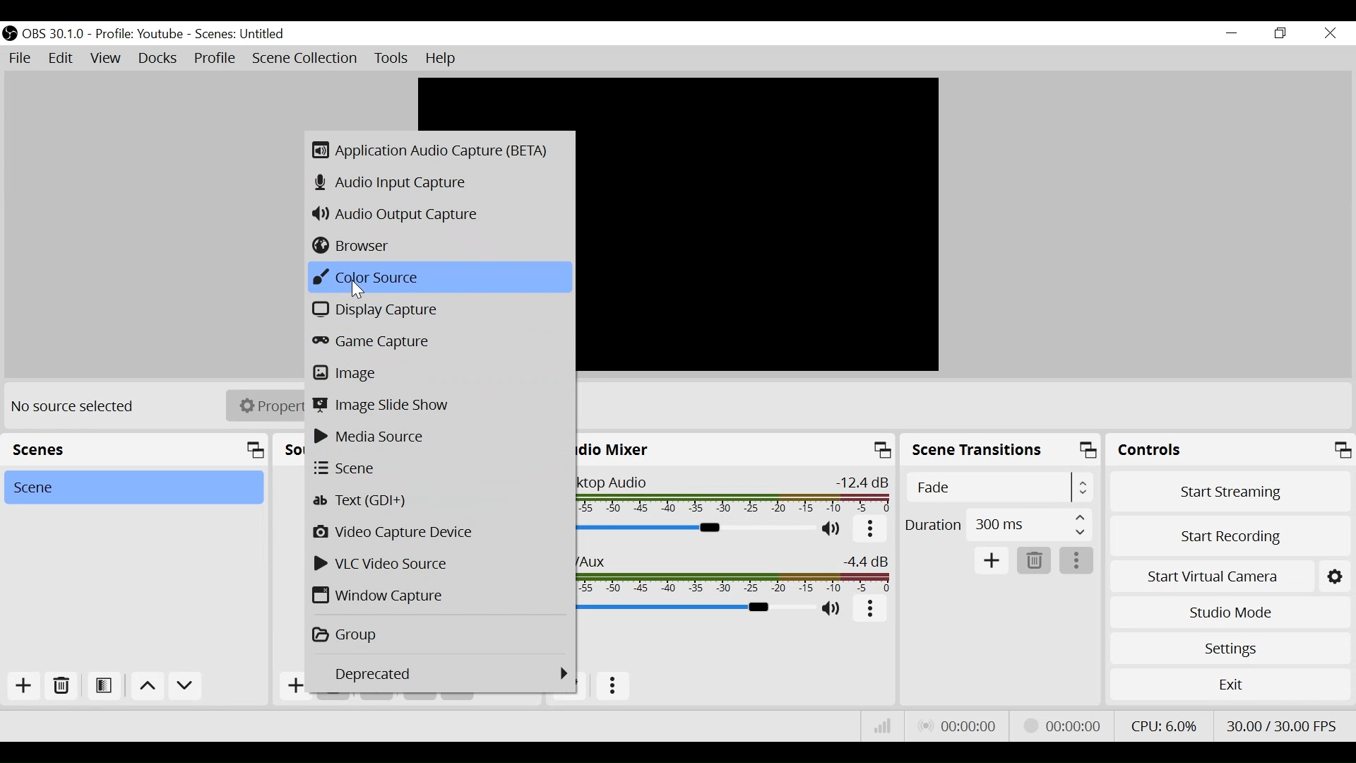 The height and width of the screenshot is (763, 1356). I want to click on Scene Collection, so click(304, 58).